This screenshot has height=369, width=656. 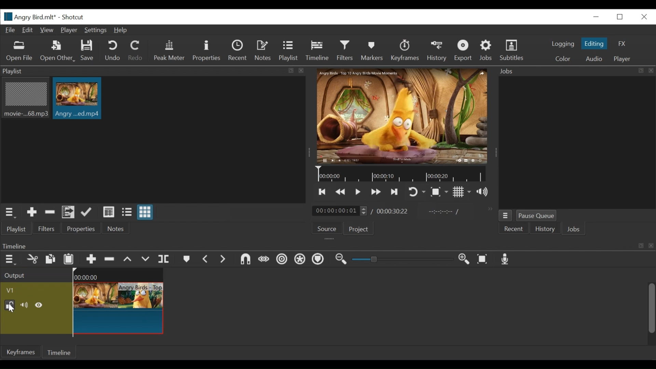 I want to click on Hide, so click(x=39, y=305).